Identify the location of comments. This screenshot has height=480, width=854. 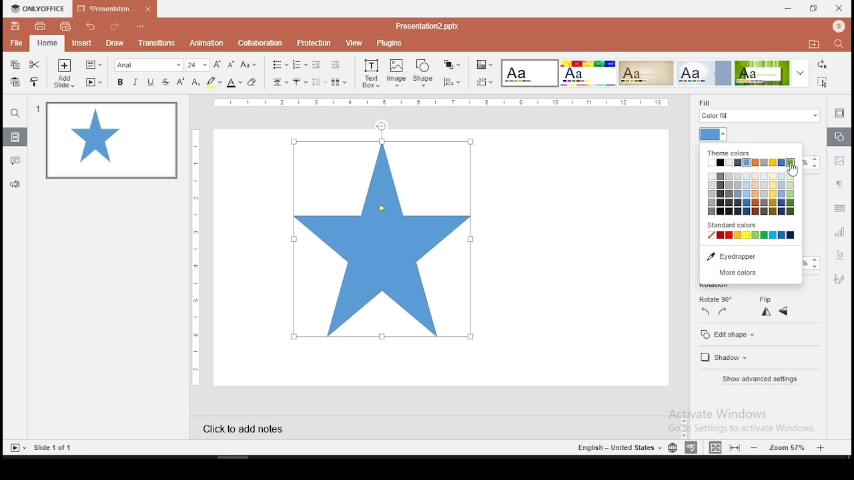
(15, 161).